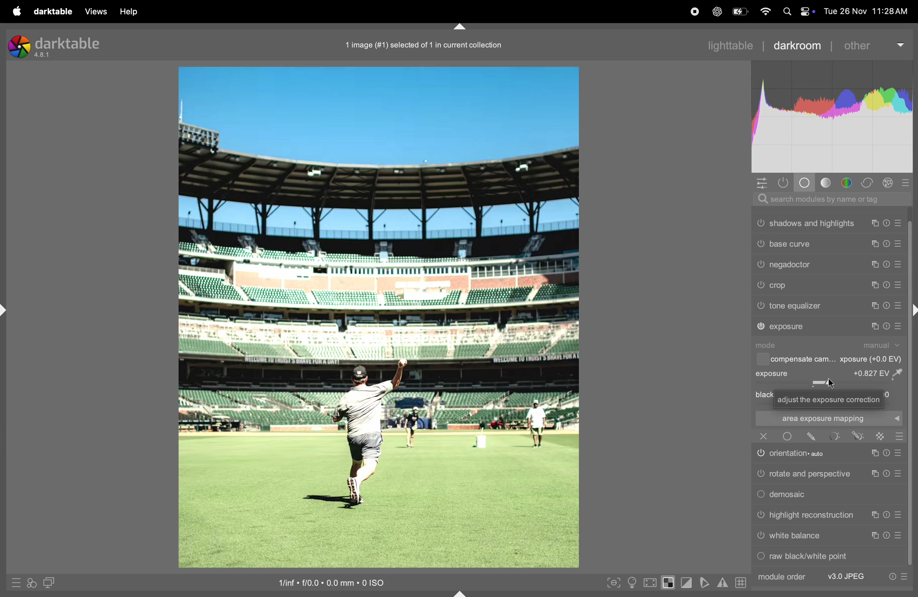 The image size is (918, 597). I want to click on dark table, so click(51, 10).